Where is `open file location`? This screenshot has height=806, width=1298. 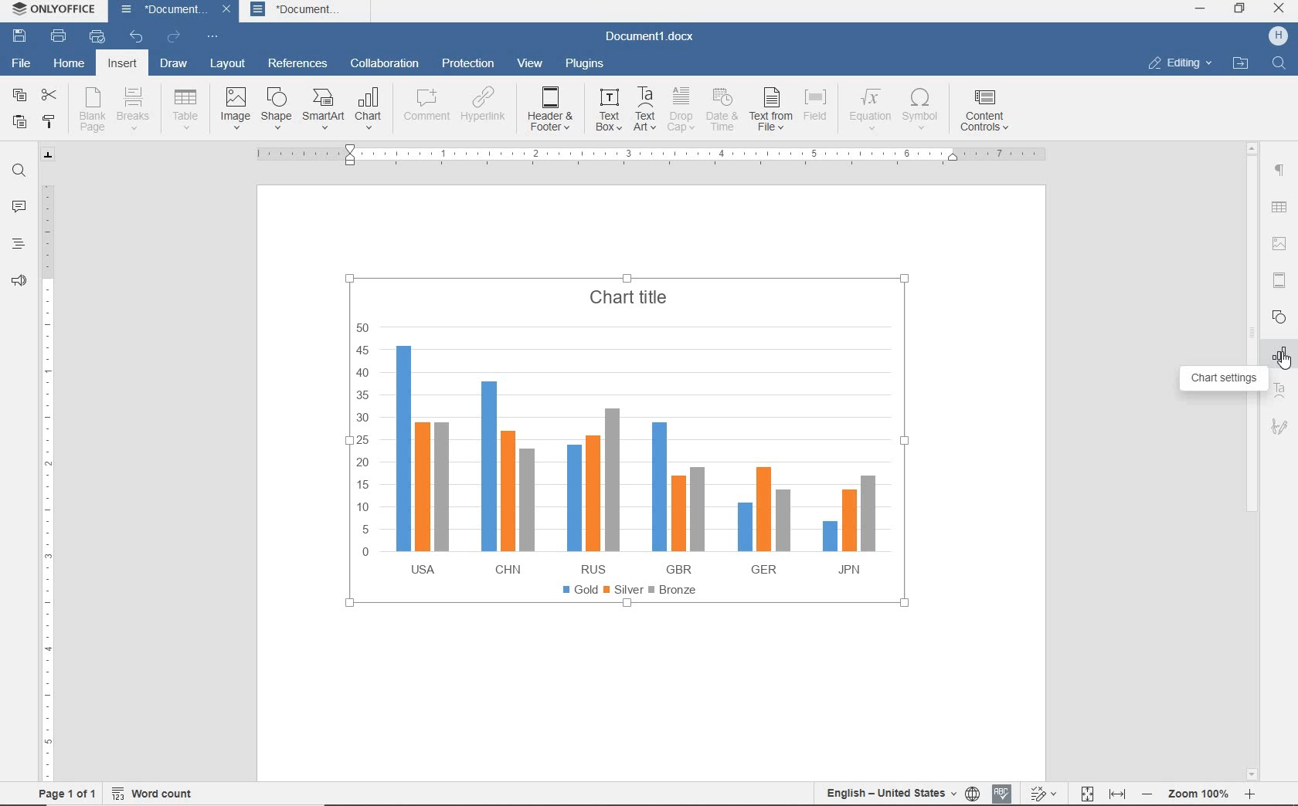
open file location is located at coordinates (1240, 64).